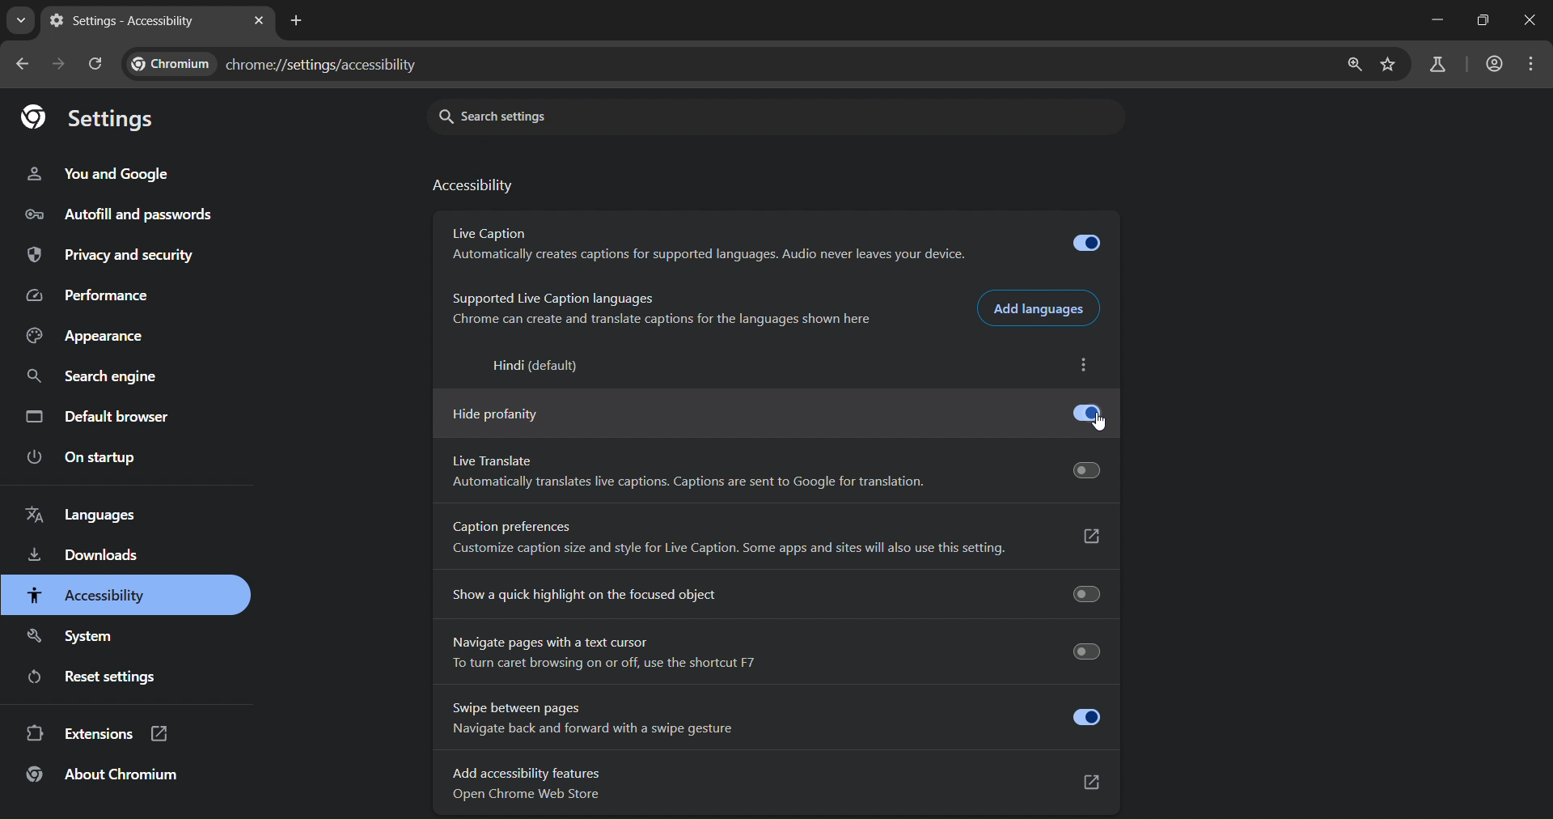 Image resolution: width=1553 pixels, height=819 pixels. Describe the element at coordinates (1530, 21) in the screenshot. I see `close` at that location.